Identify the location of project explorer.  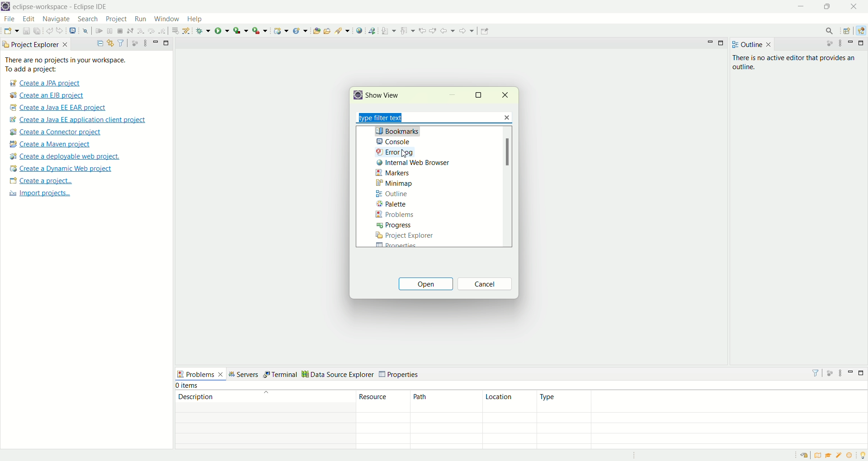
(406, 236).